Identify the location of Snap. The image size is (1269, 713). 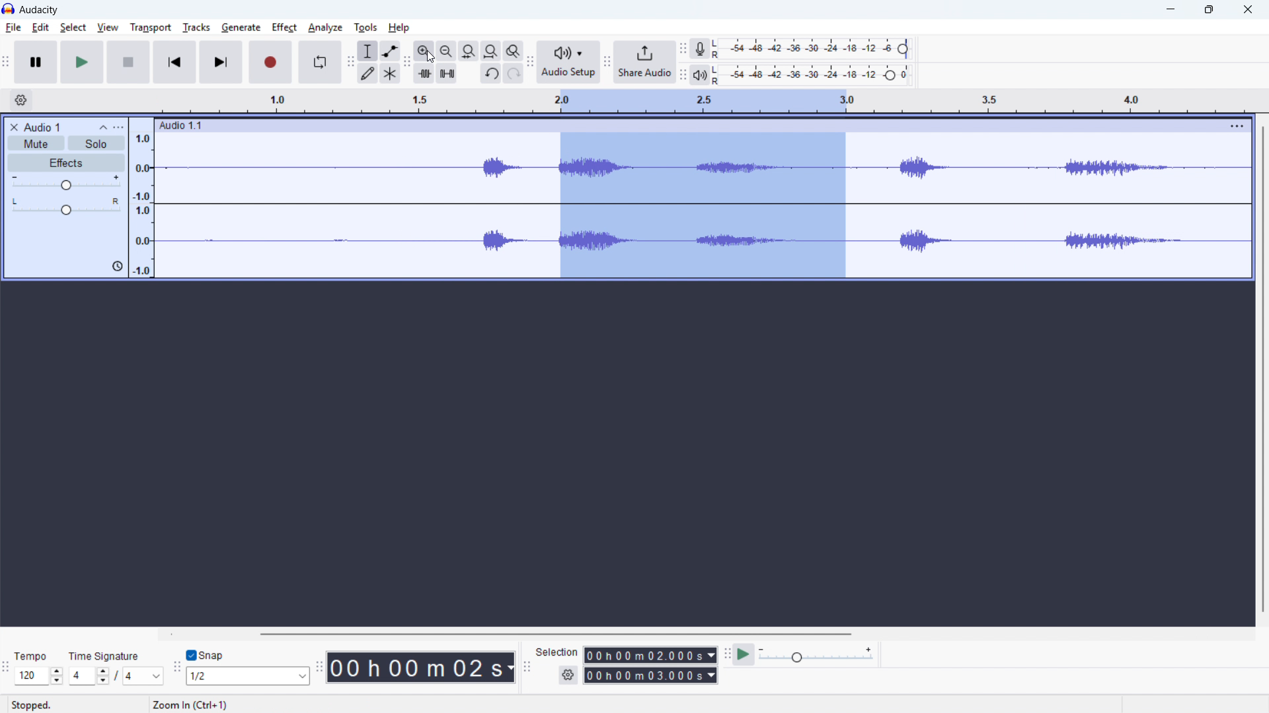
(208, 655).